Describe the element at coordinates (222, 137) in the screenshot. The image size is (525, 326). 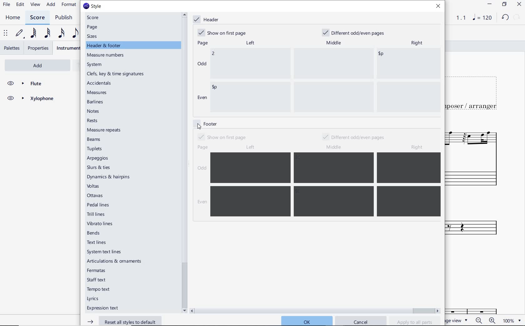
I see `show on first page` at that location.